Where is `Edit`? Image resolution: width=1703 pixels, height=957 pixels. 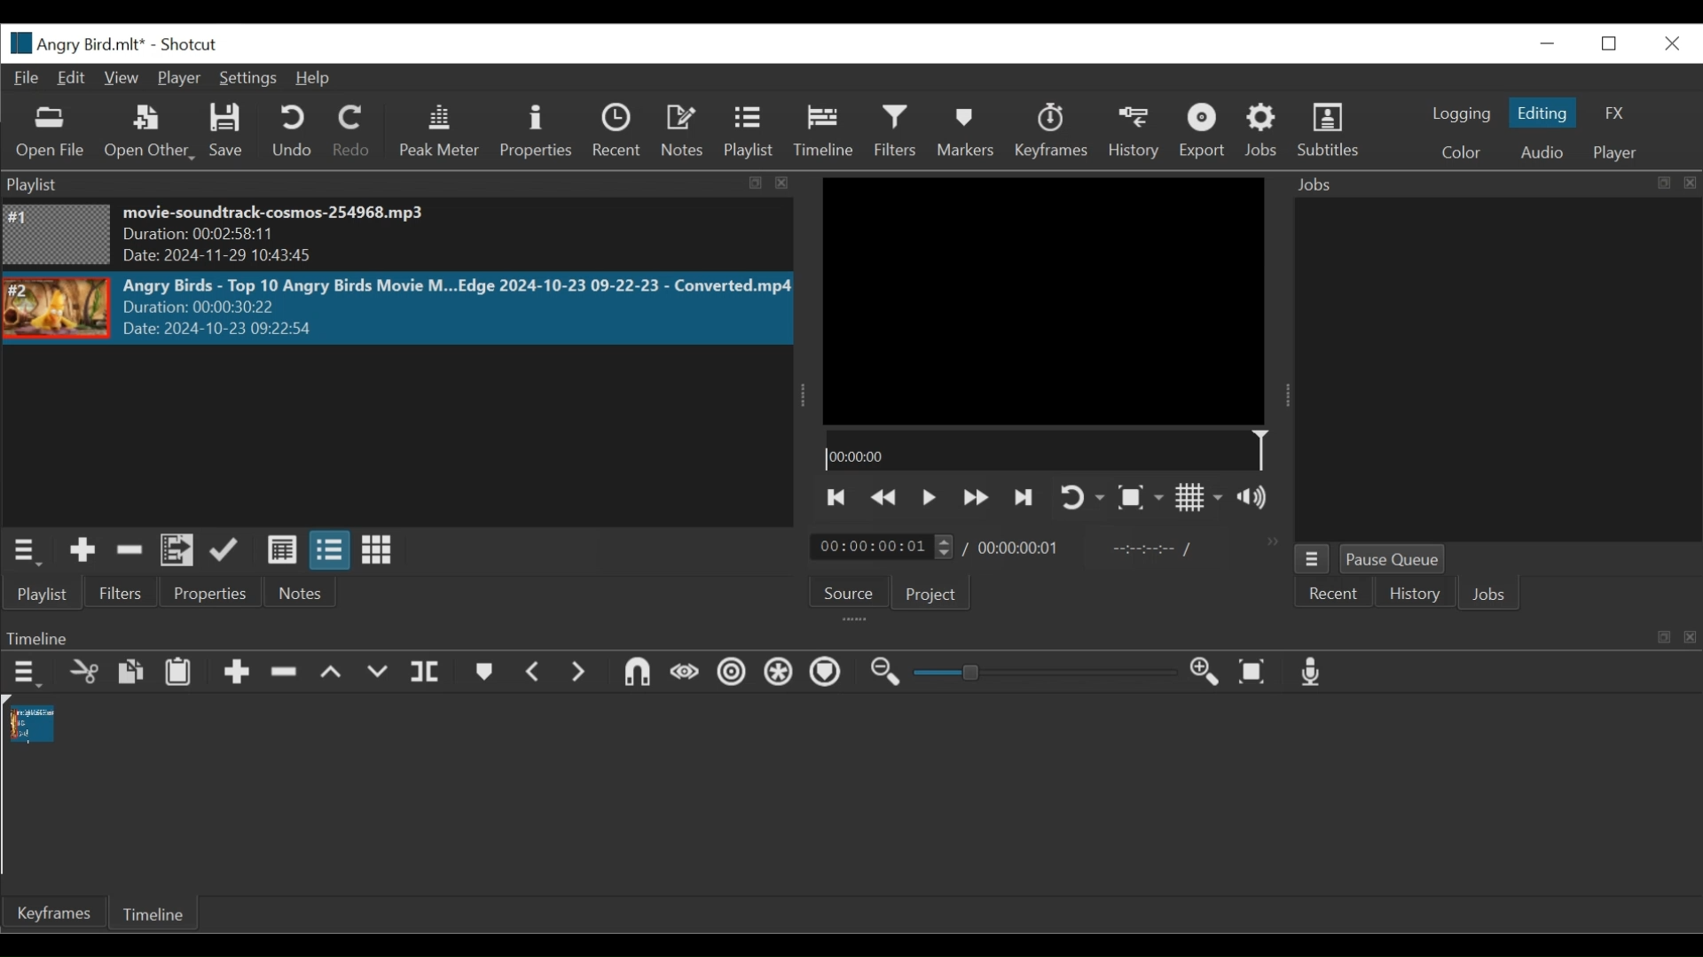
Edit is located at coordinates (71, 77).